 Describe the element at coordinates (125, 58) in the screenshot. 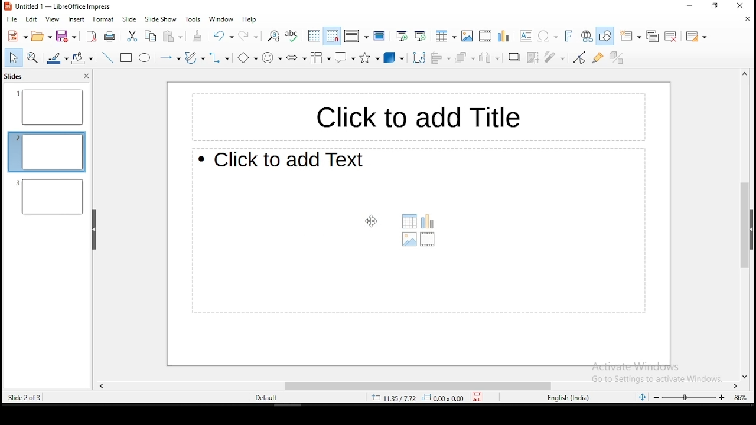

I see `rectangle tool` at that location.